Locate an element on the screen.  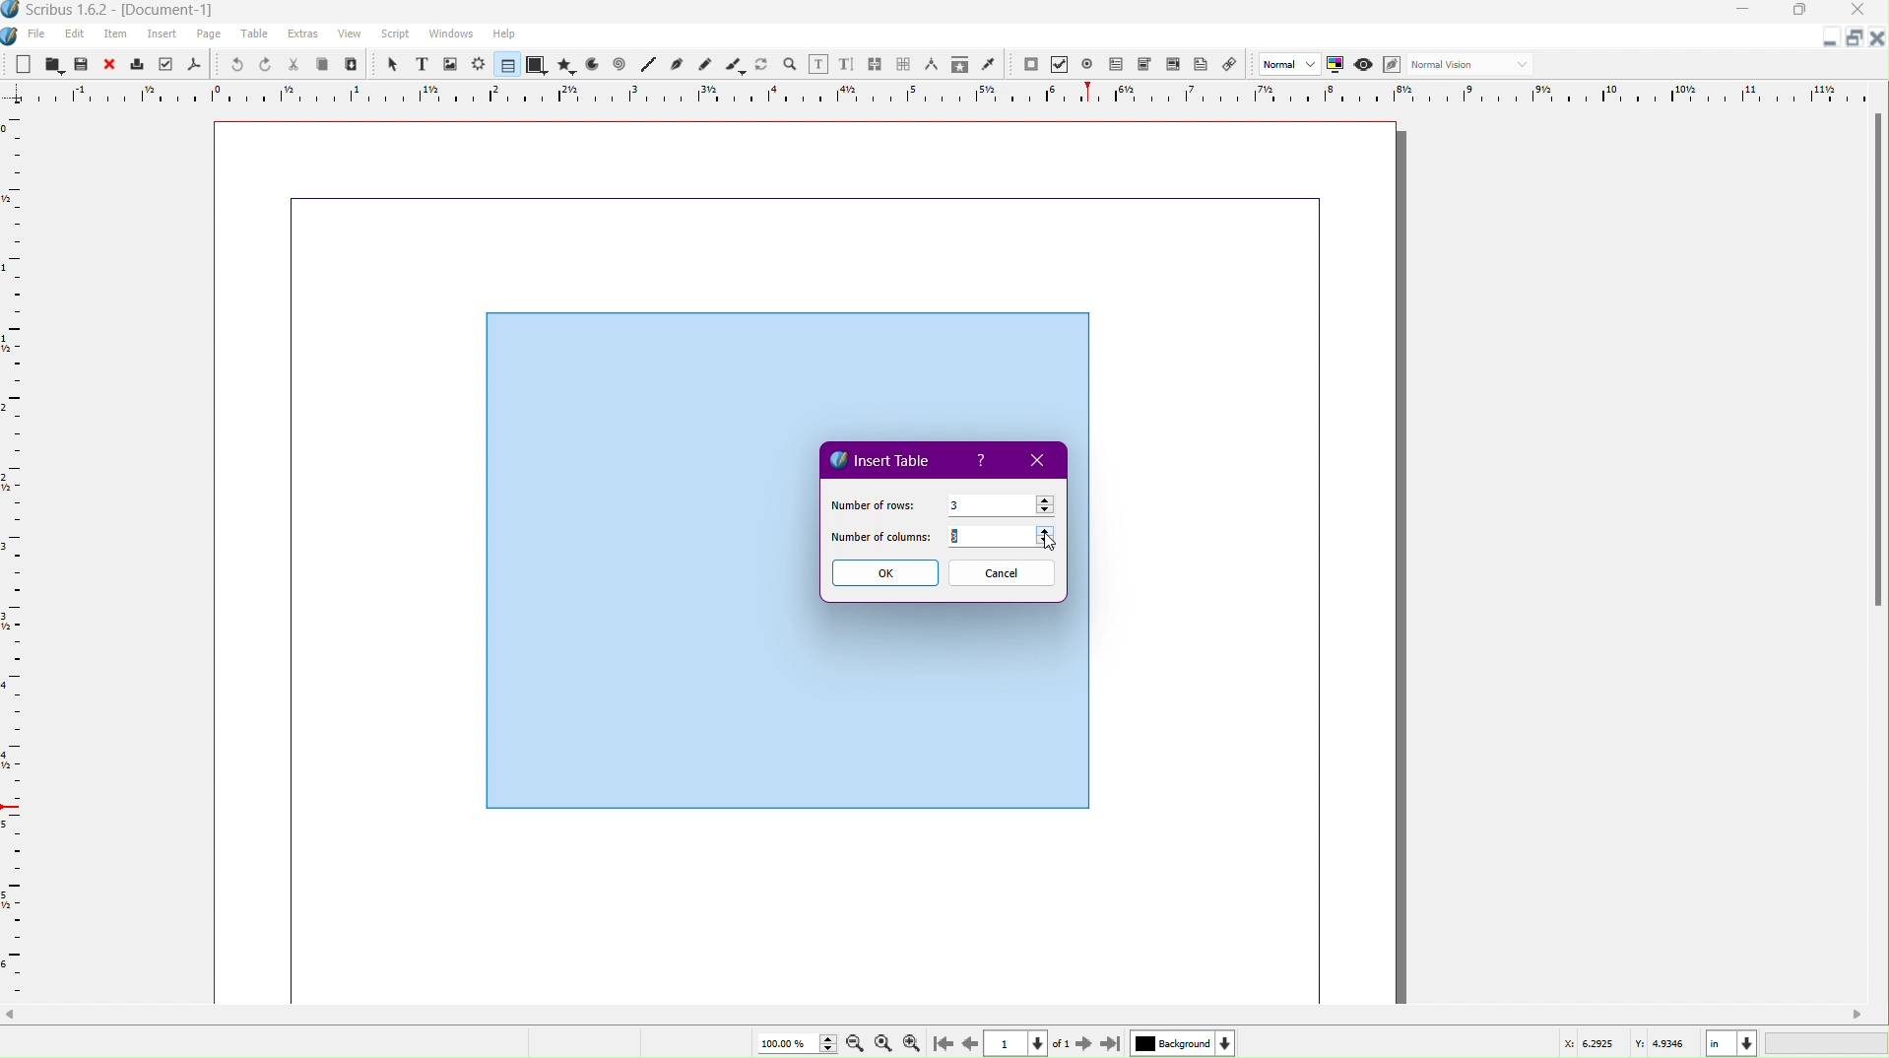
Edit Contents of Frame is located at coordinates (819, 63).